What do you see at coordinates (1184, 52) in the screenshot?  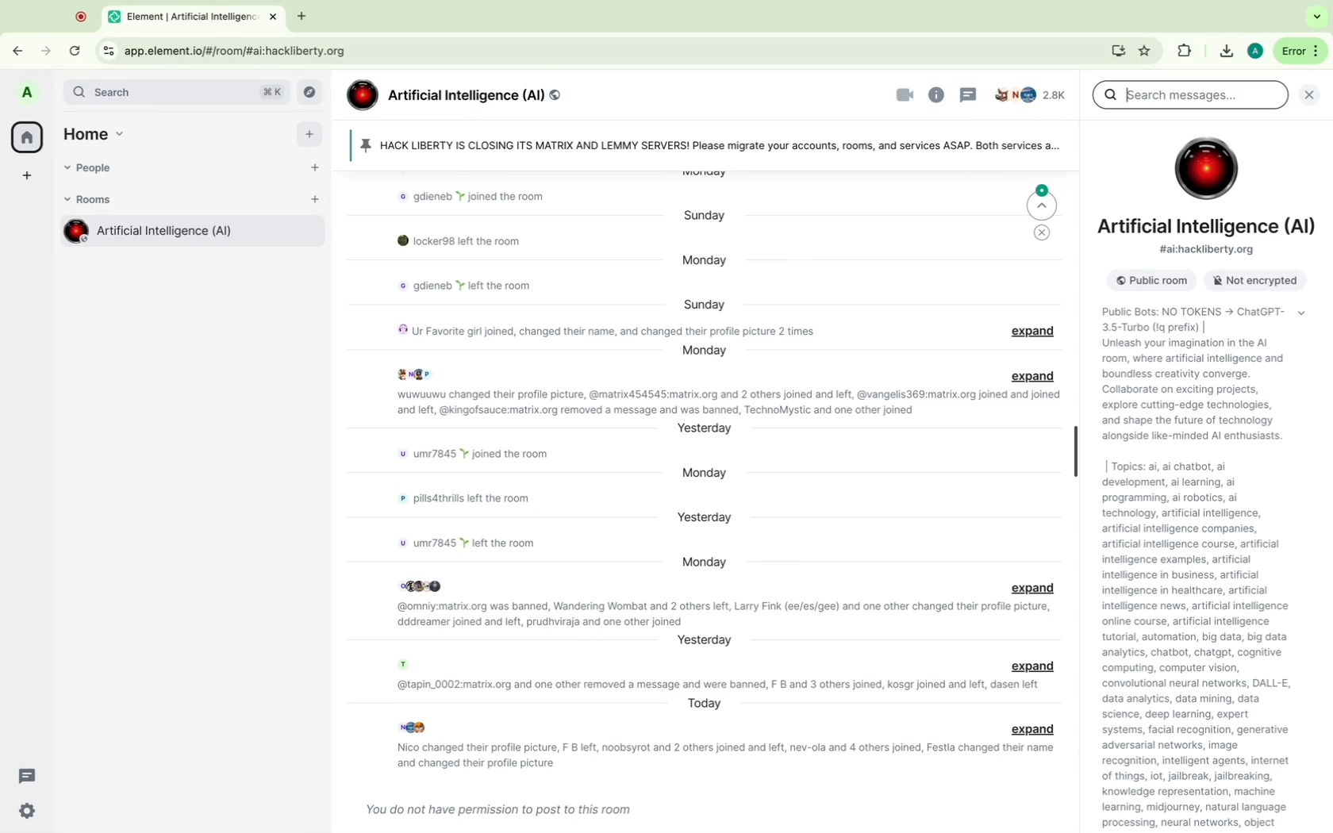 I see `extentions` at bounding box center [1184, 52].